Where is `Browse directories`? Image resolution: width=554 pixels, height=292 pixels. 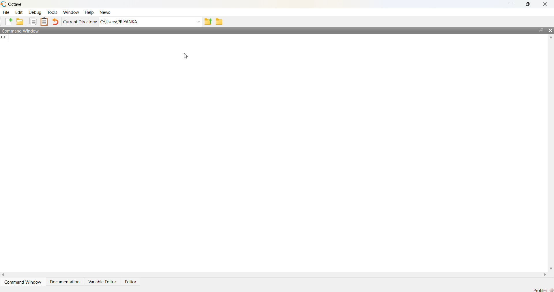
Browse directories is located at coordinates (221, 21).